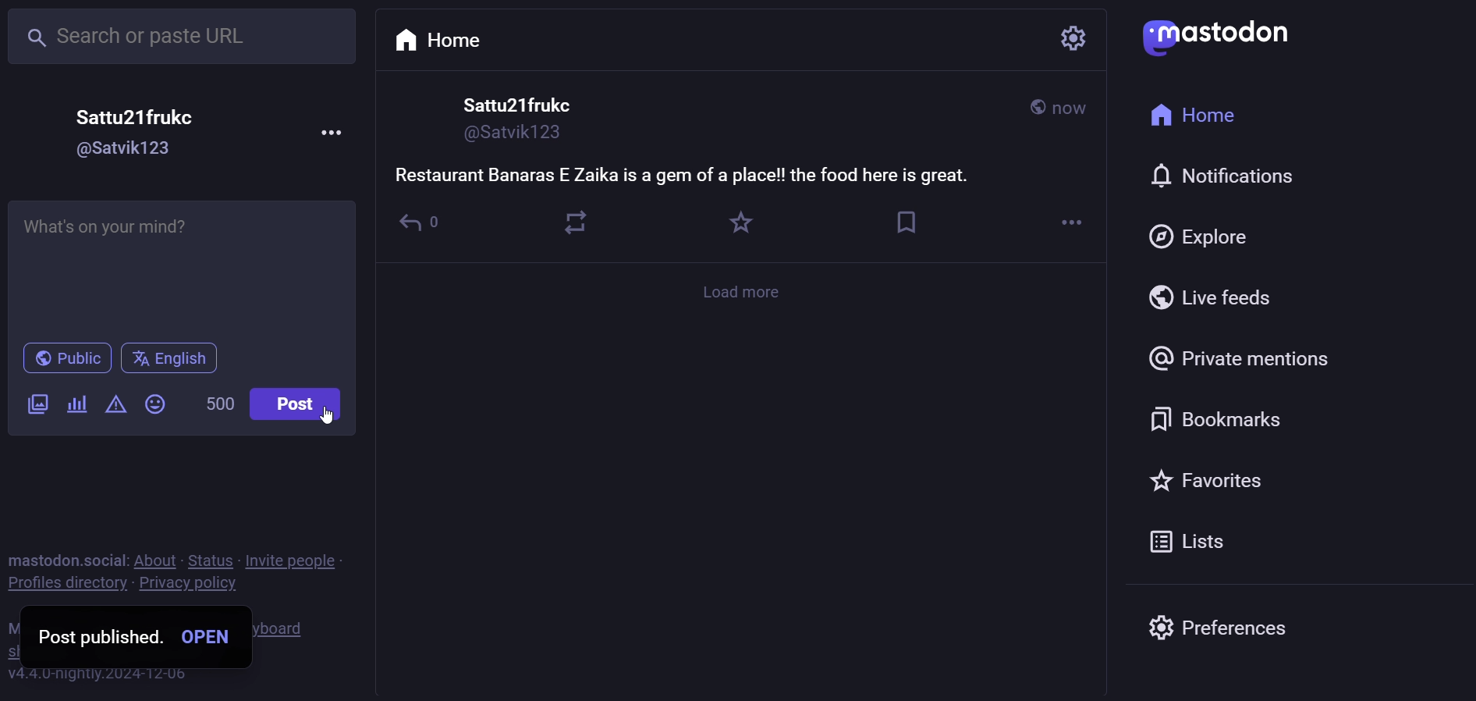 The height and width of the screenshot is (701, 1476). Describe the element at coordinates (1214, 622) in the screenshot. I see `preference` at that location.